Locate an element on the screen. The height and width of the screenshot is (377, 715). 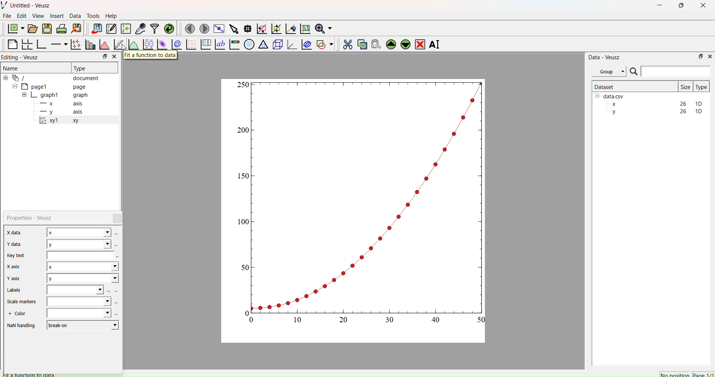
View is located at coordinates (38, 15).